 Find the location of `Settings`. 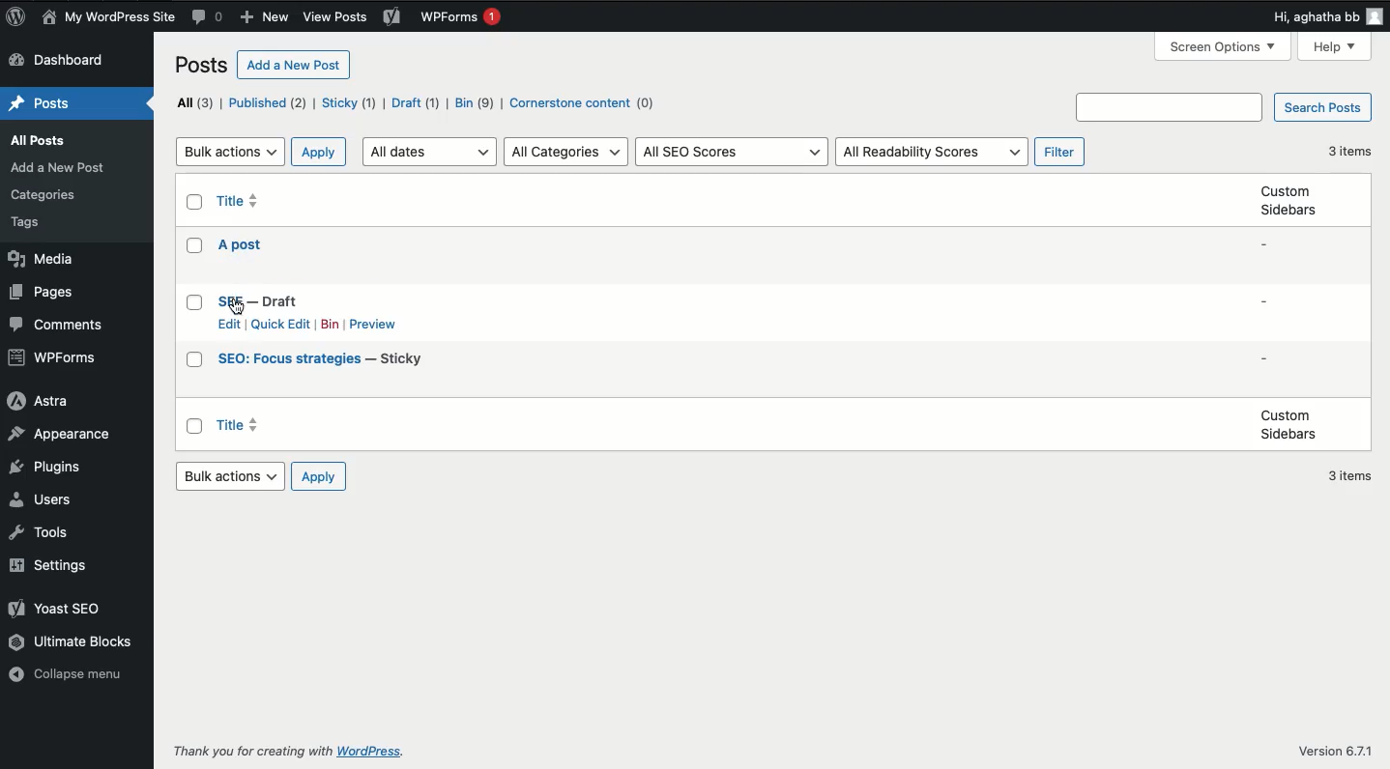

Settings is located at coordinates (50, 566).